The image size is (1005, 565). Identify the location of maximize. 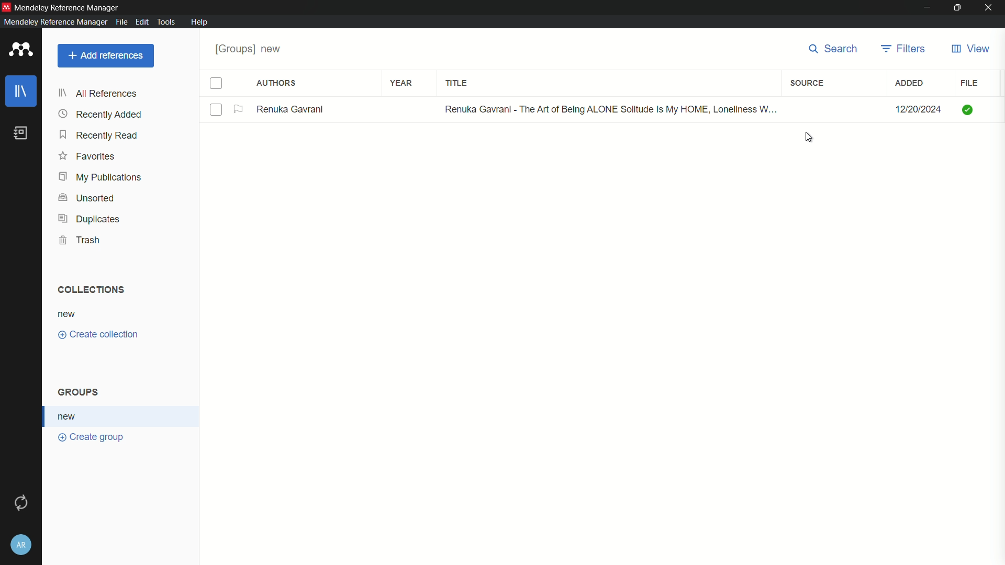
(958, 7).